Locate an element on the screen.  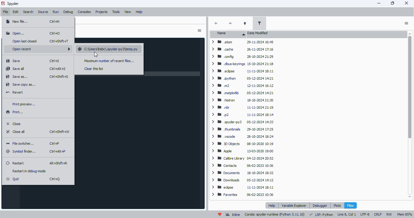
close is located at coordinates (407, 3).